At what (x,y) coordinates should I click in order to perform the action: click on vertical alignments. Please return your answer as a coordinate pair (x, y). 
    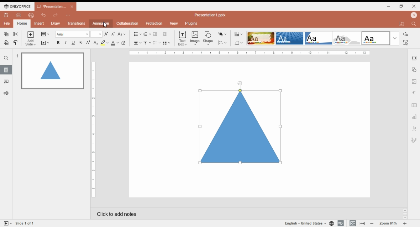
    Looking at the image, I should click on (147, 42).